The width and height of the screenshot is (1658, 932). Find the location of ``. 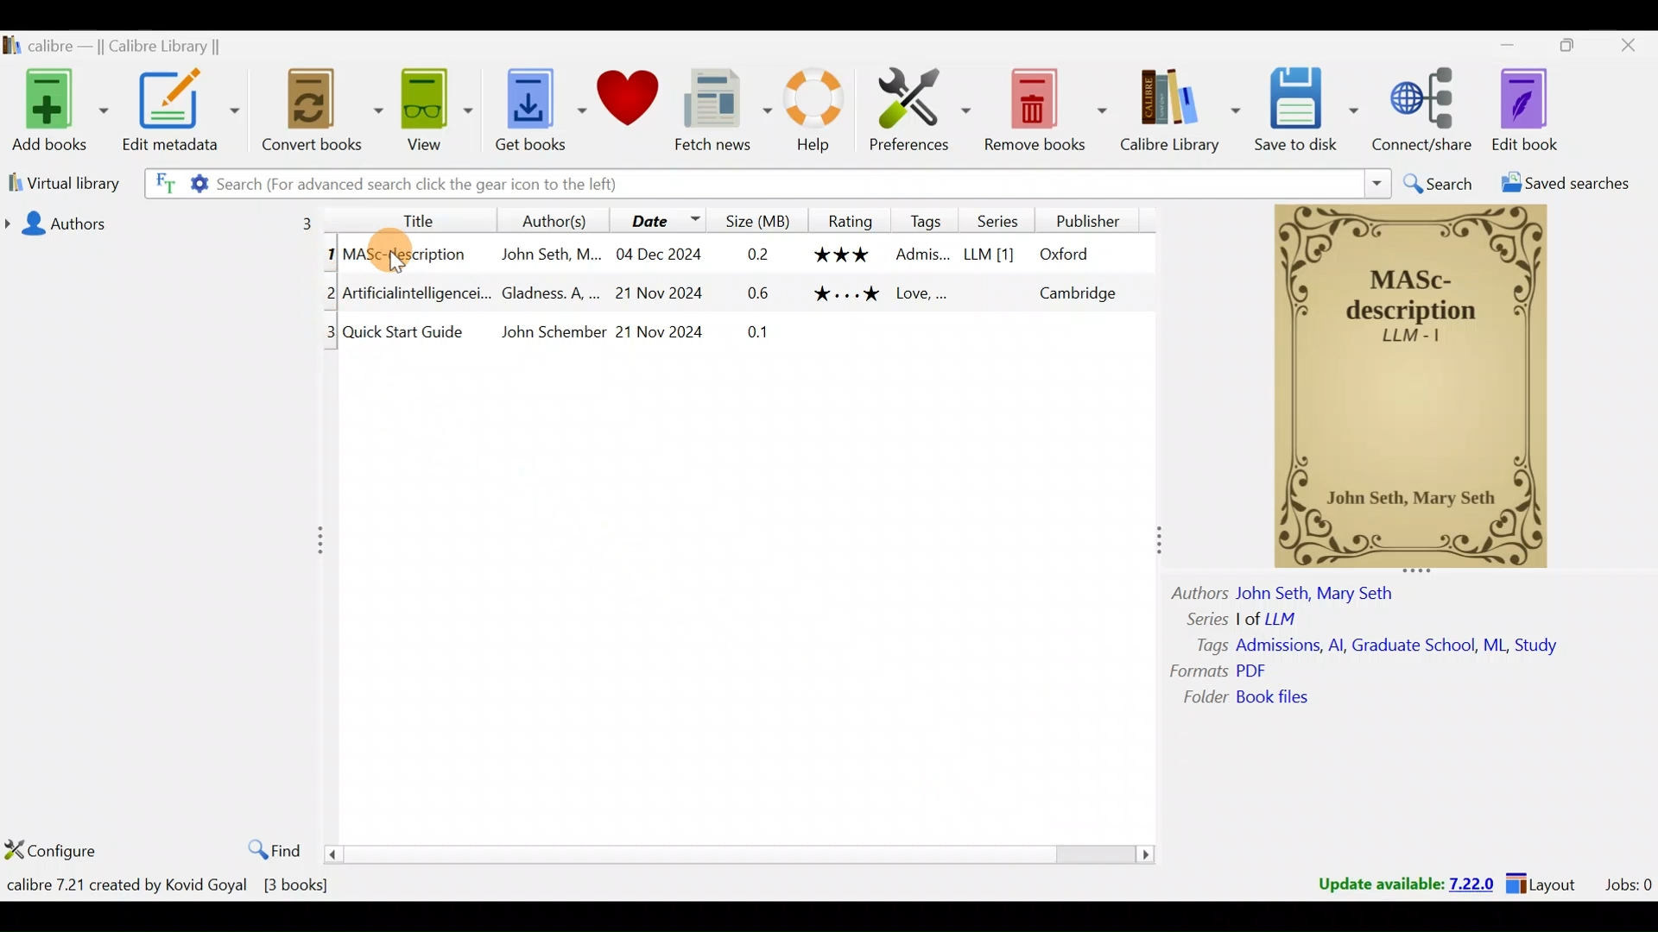

 is located at coordinates (919, 255).